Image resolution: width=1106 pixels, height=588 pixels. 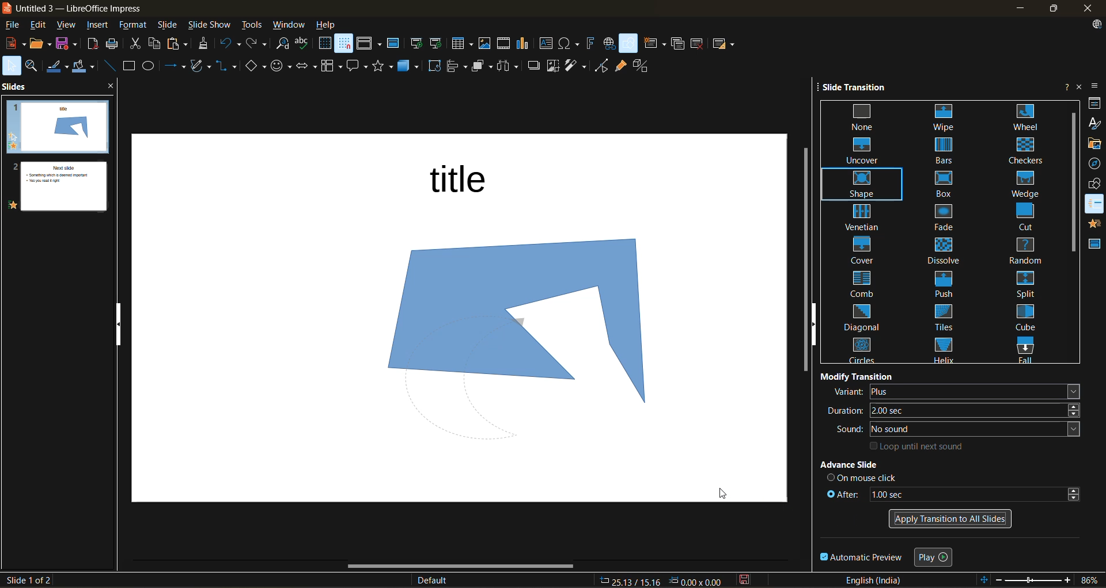 I want to click on maximize, so click(x=1058, y=9).